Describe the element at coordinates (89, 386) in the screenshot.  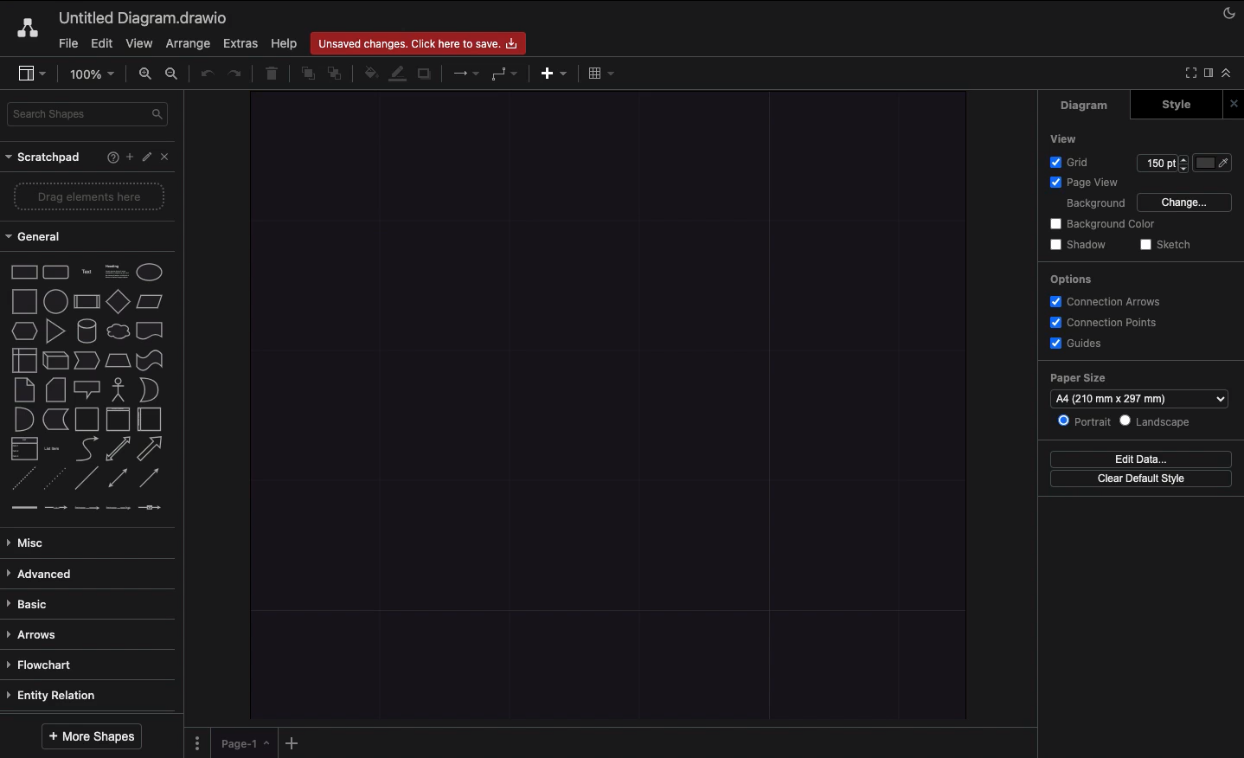
I see `Shapes` at that location.